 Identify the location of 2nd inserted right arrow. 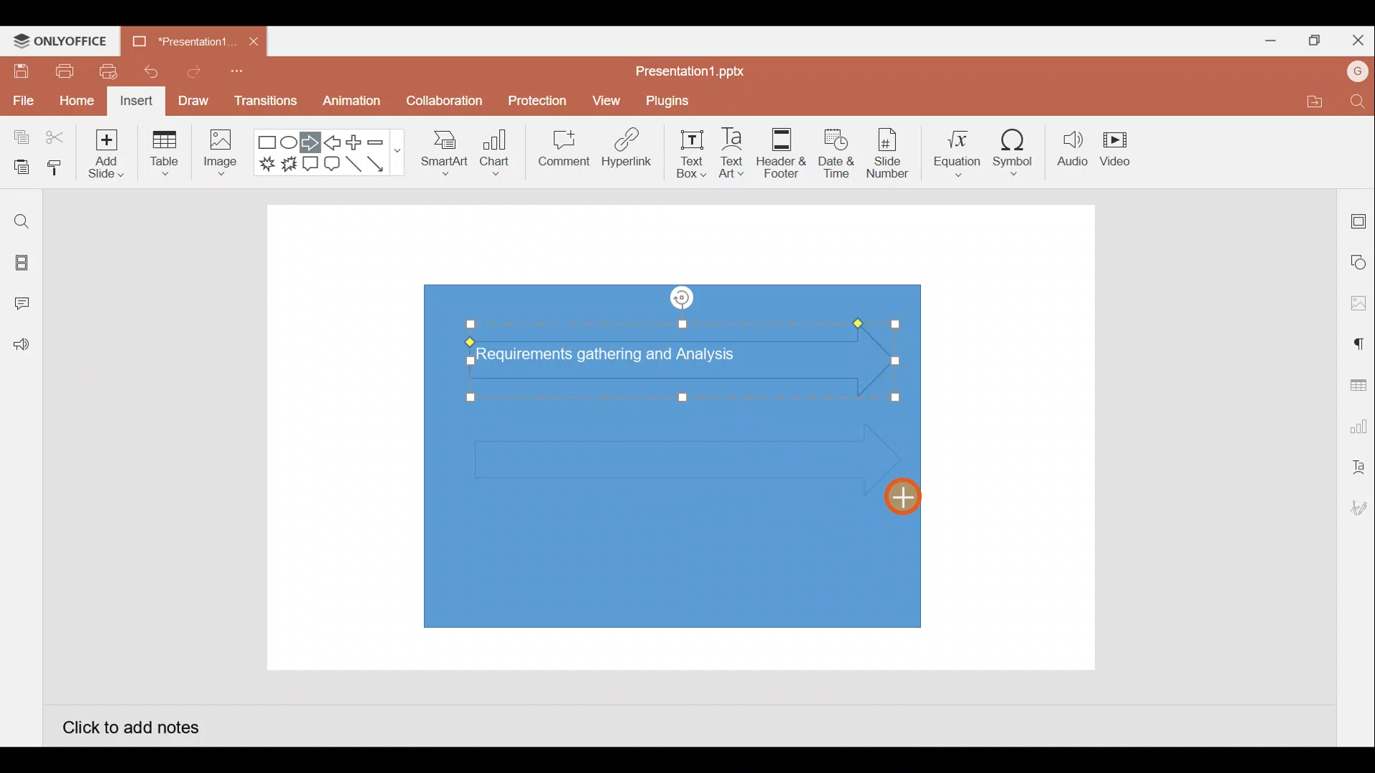
(666, 457).